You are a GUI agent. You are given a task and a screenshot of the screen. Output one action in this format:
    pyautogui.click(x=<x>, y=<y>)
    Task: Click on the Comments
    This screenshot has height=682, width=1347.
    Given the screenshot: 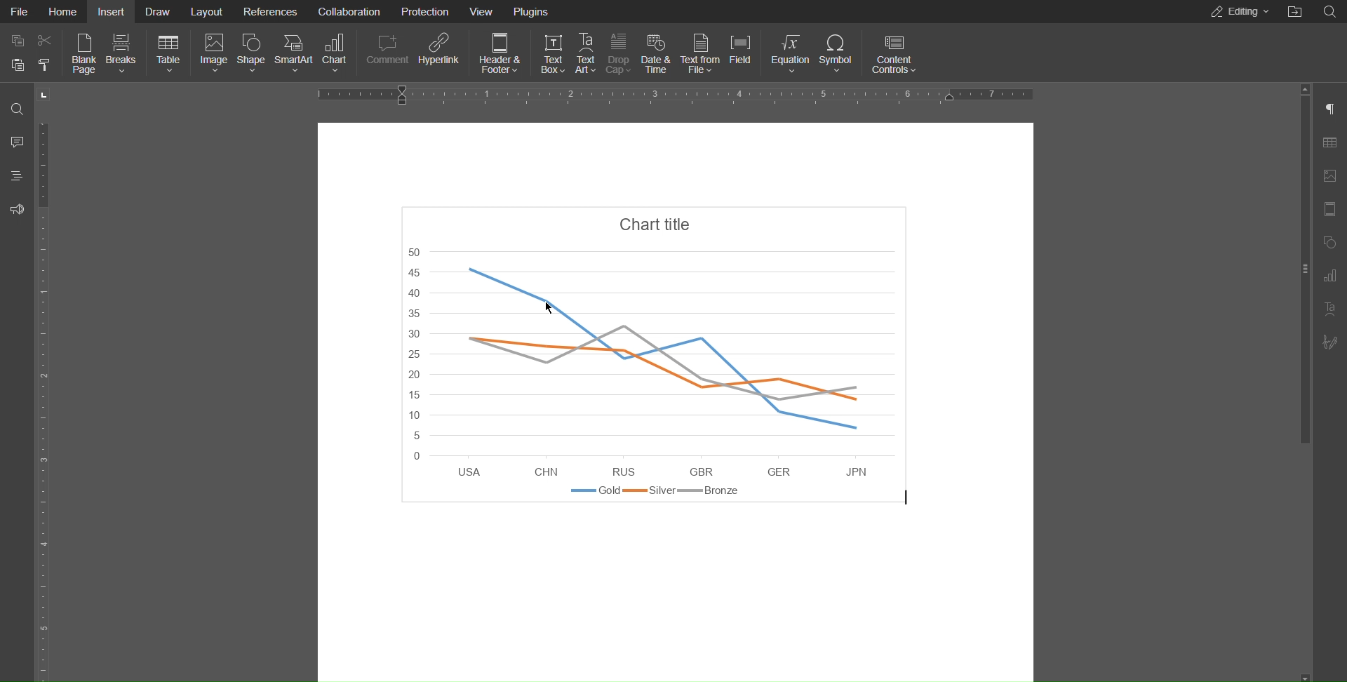 What is the action you would take?
    pyautogui.click(x=15, y=145)
    